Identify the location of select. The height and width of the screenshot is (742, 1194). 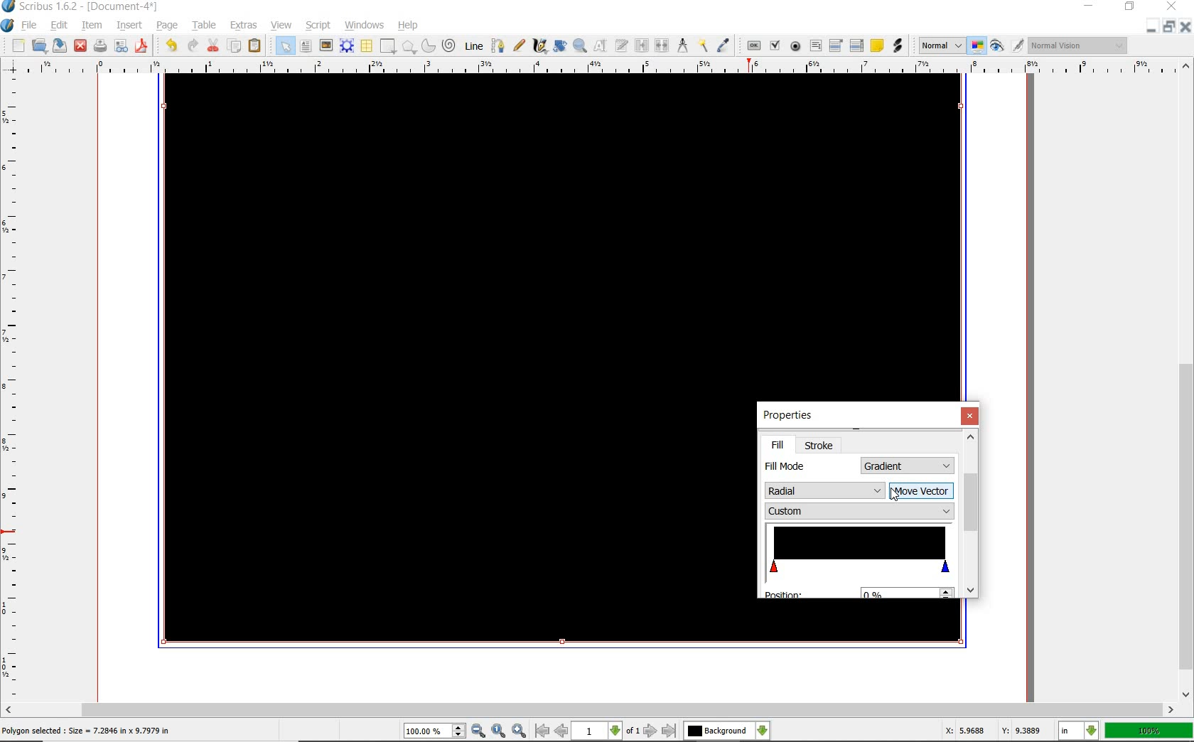
(284, 45).